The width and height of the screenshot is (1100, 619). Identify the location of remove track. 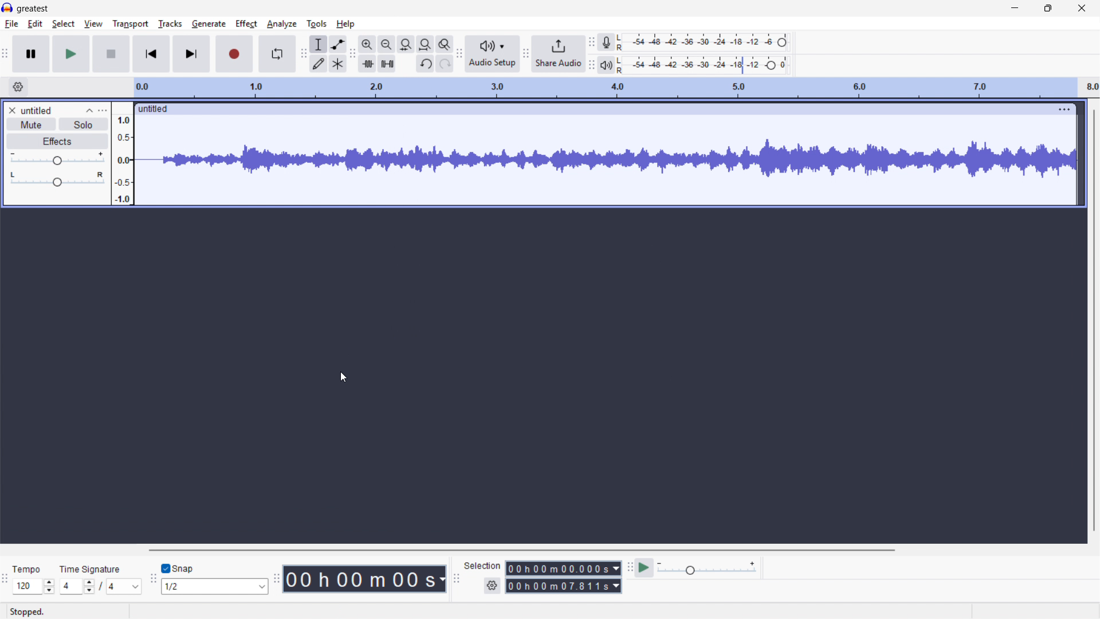
(12, 111).